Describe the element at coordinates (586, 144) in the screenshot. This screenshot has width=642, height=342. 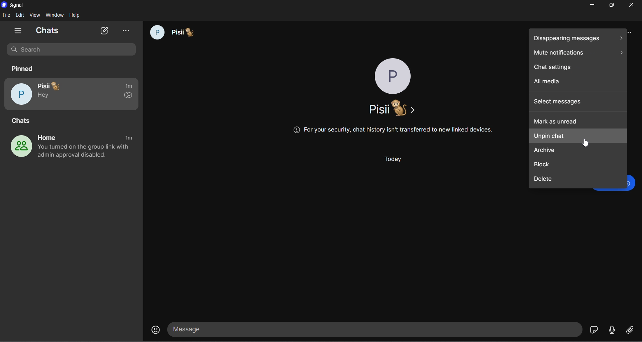
I see `Cursor` at that location.